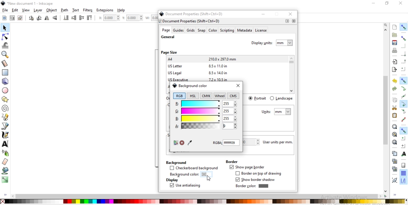  What do you see at coordinates (6, 54) in the screenshot?
I see `zoom in or out` at bounding box center [6, 54].